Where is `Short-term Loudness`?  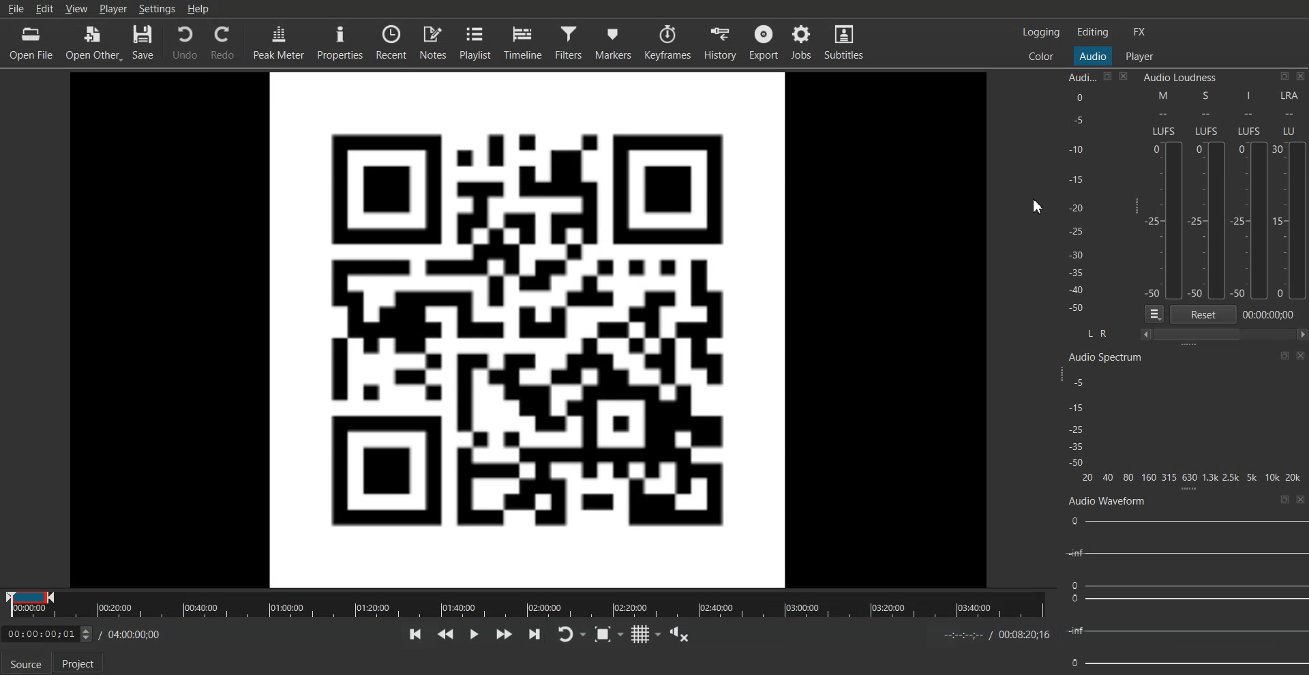 Short-term Loudness is located at coordinates (1209, 195).